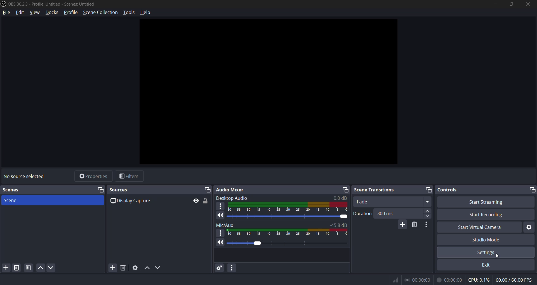 The width and height of the screenshot is (537, 285). What do you see at coordinates (449, 281) in the screenshot?
I see `00:00:00` at bounding box center [449, 281].